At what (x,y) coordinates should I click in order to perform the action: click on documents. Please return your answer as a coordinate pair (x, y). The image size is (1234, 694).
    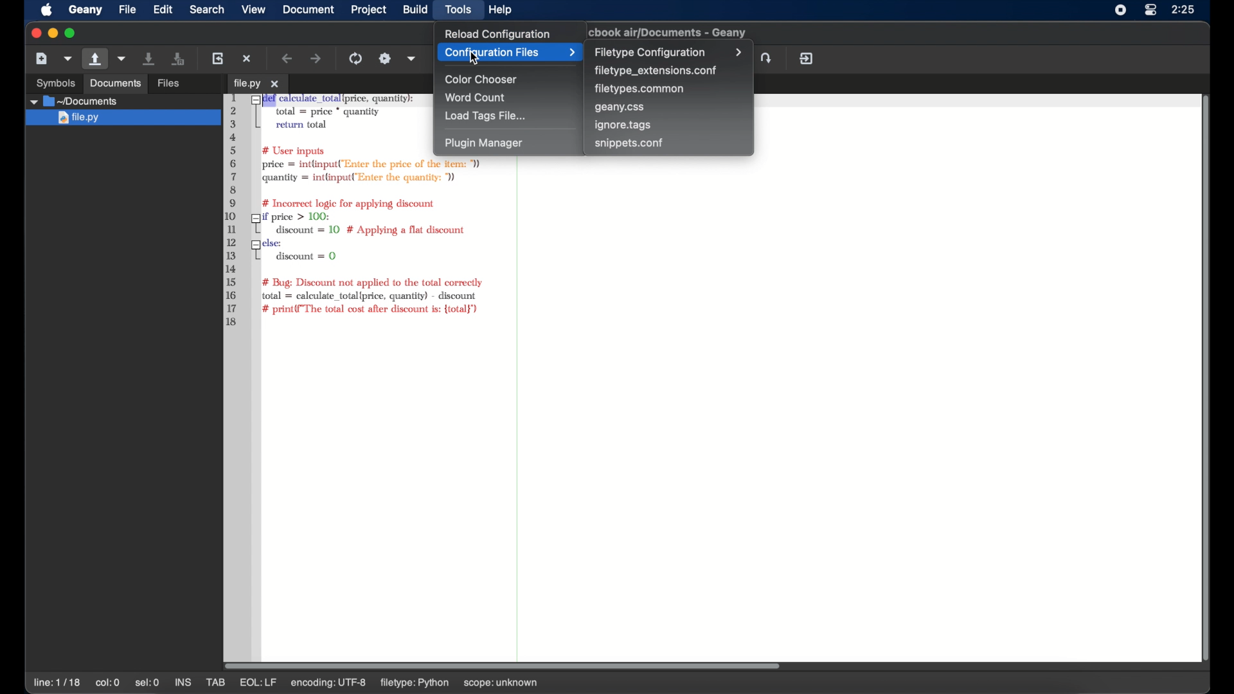
    Looking at the image, I should click on (74, 101).